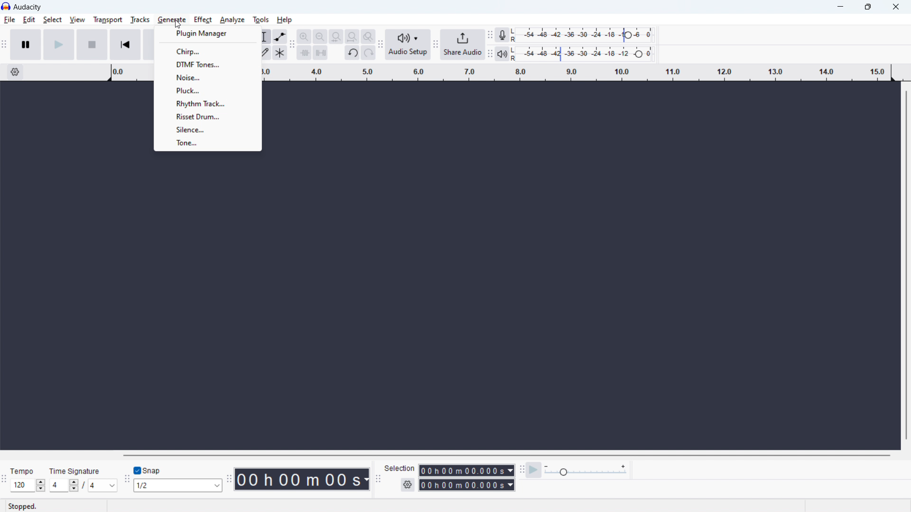  What do you see at coordinates (77, 20) in the screenshot?
I see `view` at bounding box center [77, 20].